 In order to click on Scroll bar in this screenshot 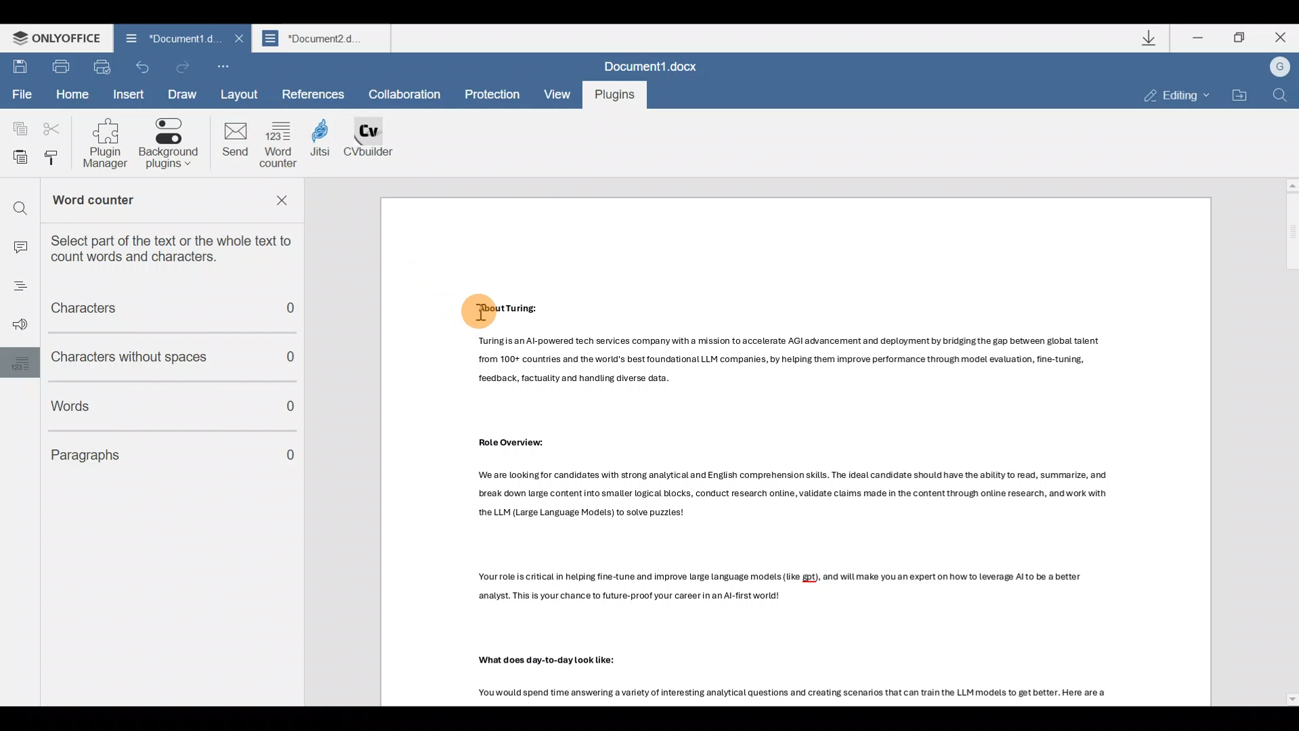, I will do `click(1287, 441)`.